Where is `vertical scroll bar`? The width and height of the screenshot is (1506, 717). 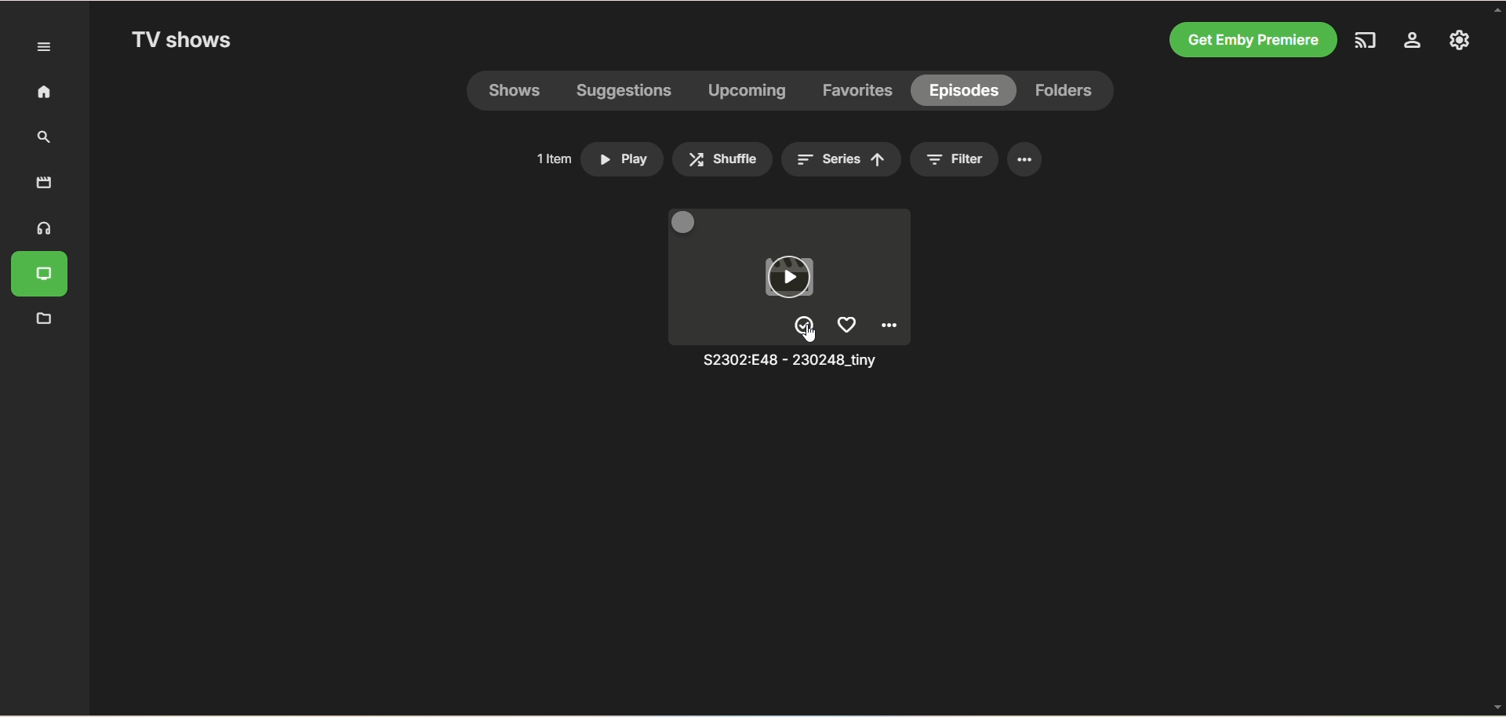
vertical scroll bar is located at coordinates (1497, 358).